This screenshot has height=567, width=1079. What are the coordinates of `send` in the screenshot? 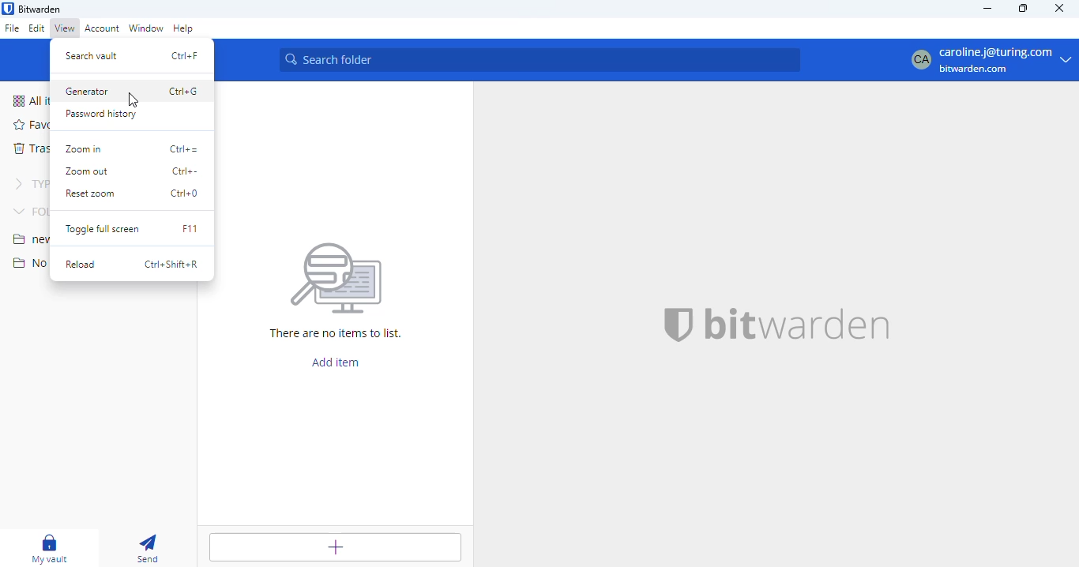 It's located at (147, 548).